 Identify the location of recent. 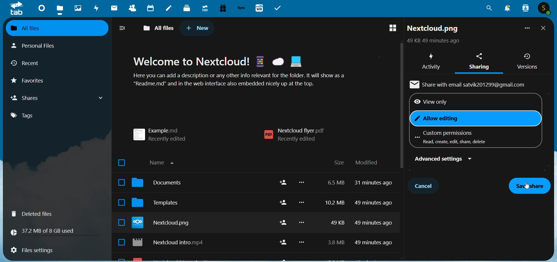
(28, 64).